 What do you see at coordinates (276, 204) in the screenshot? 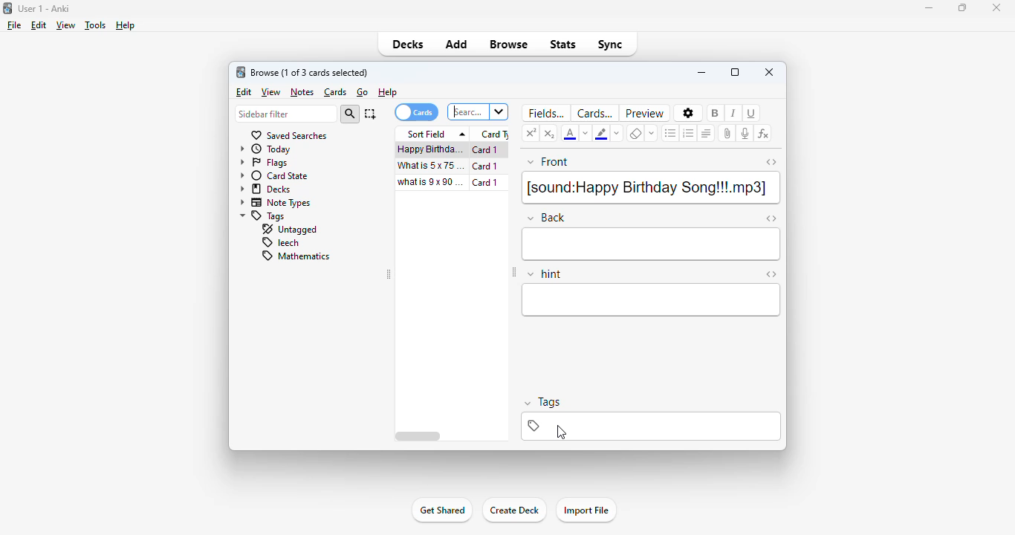
I see `note types` at bounding box center [276, 204].